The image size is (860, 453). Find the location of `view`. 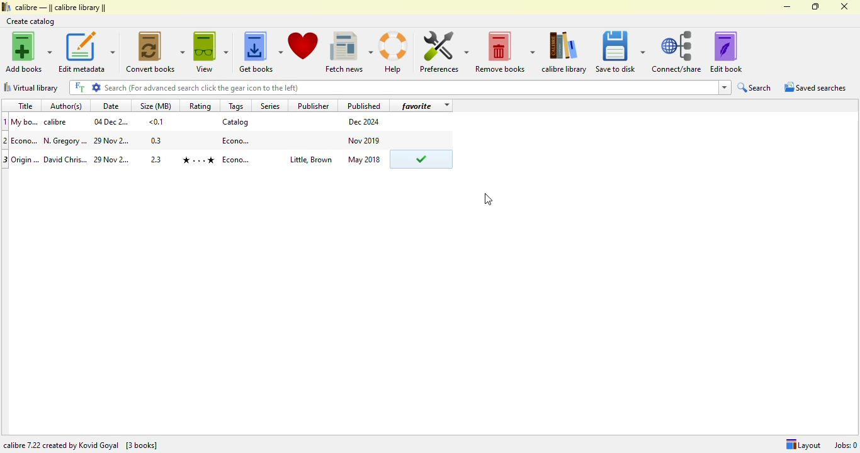

view is located at coordinates (211, 52).